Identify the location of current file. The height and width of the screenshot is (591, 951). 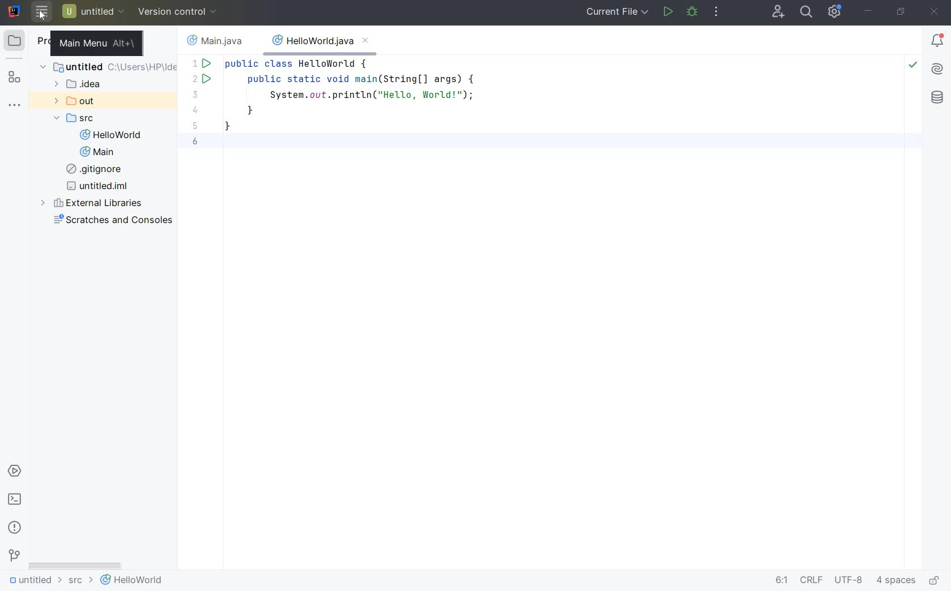
(618, 12).